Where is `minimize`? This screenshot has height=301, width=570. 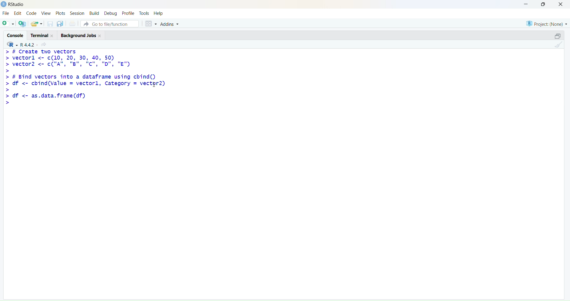 minimize is located at coordinates (558, 36).